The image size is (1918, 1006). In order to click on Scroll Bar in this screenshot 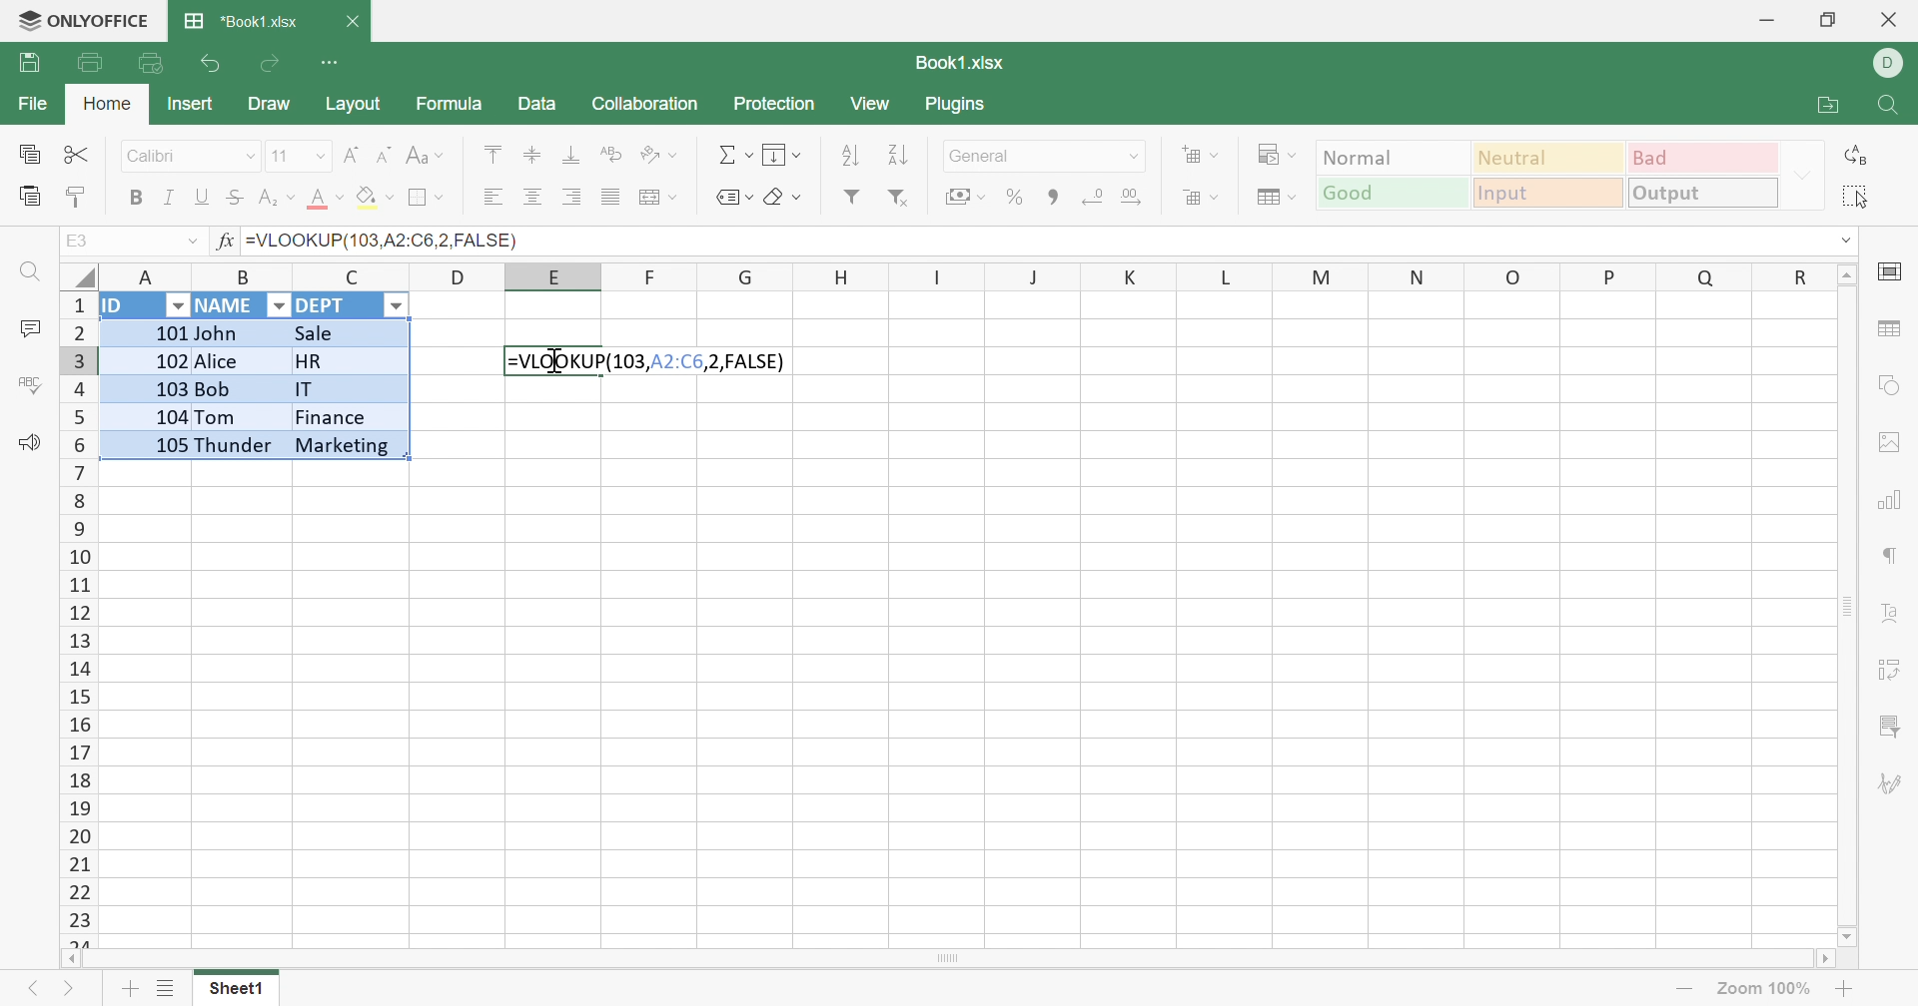, I will do `click(950, 958)`.